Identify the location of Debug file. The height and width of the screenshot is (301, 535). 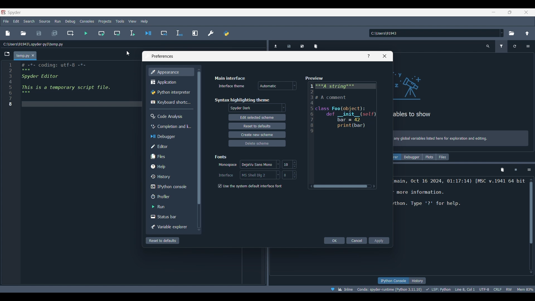
(148, 33).